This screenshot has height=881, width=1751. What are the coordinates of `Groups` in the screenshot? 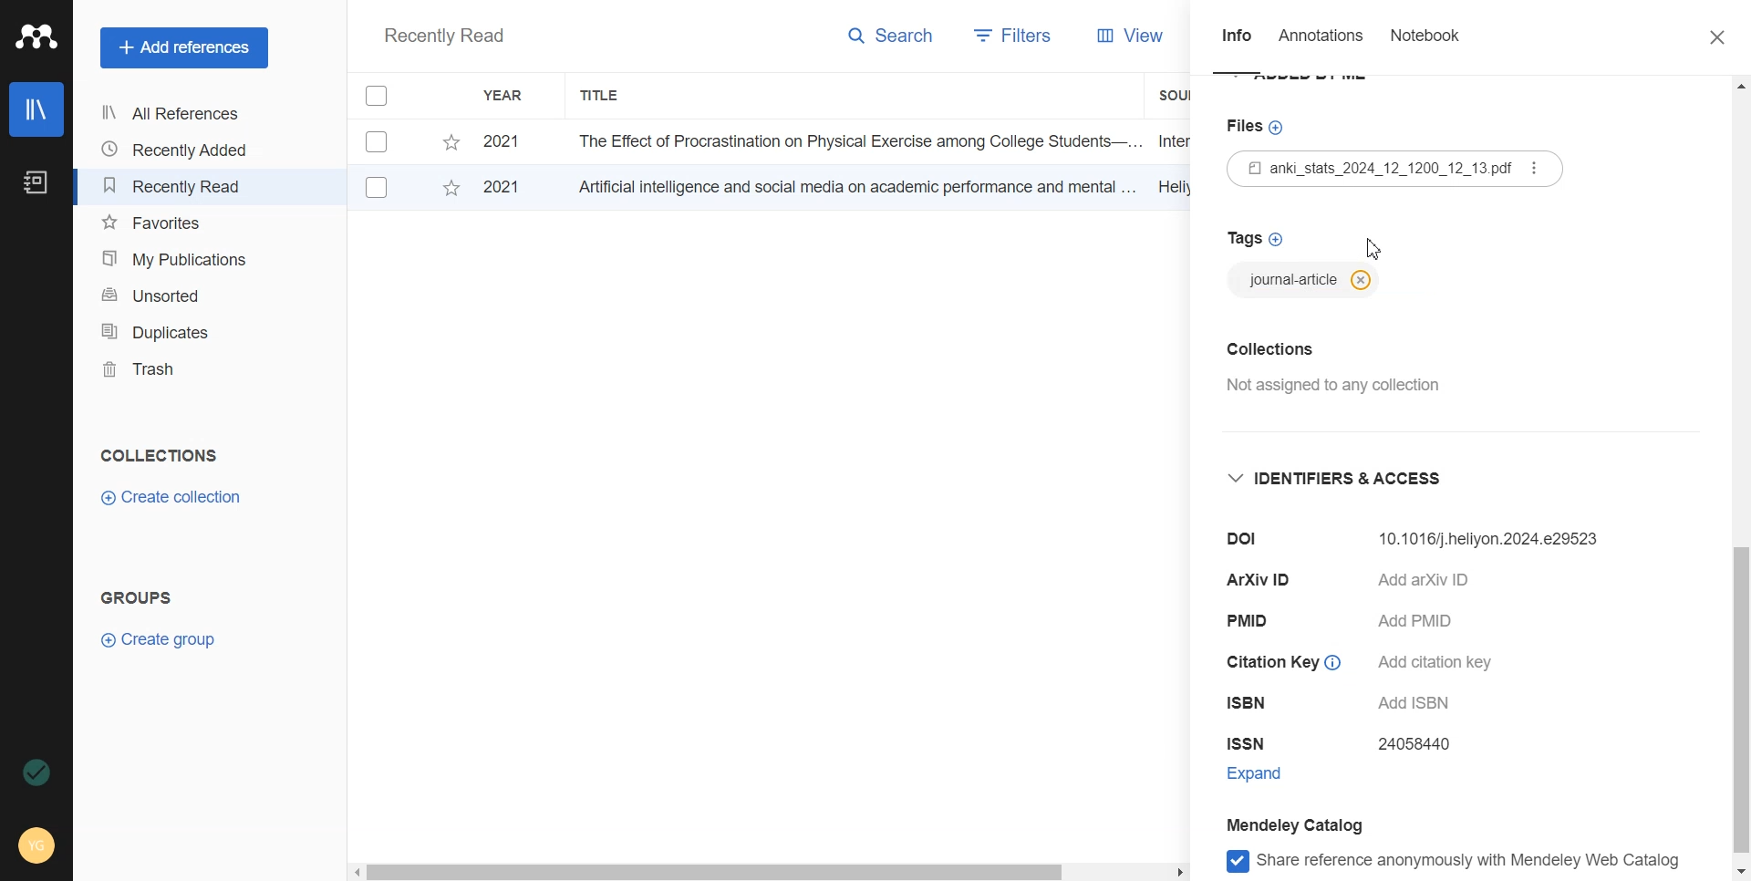 It's located at (141, 597).